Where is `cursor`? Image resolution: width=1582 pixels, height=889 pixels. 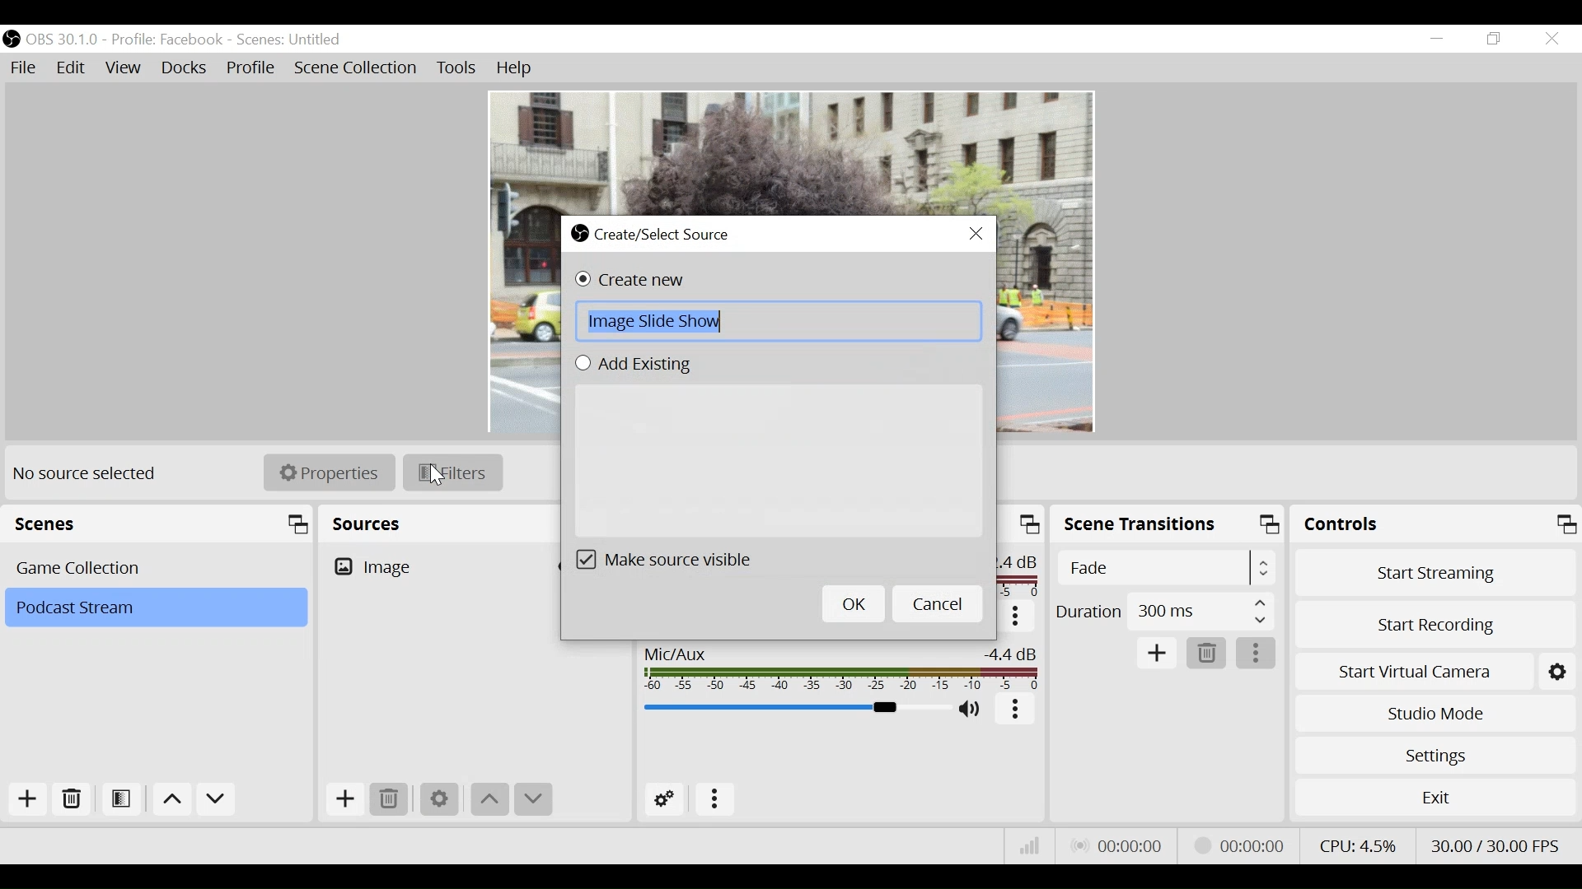 cursor is located at coordinates (441, 476).